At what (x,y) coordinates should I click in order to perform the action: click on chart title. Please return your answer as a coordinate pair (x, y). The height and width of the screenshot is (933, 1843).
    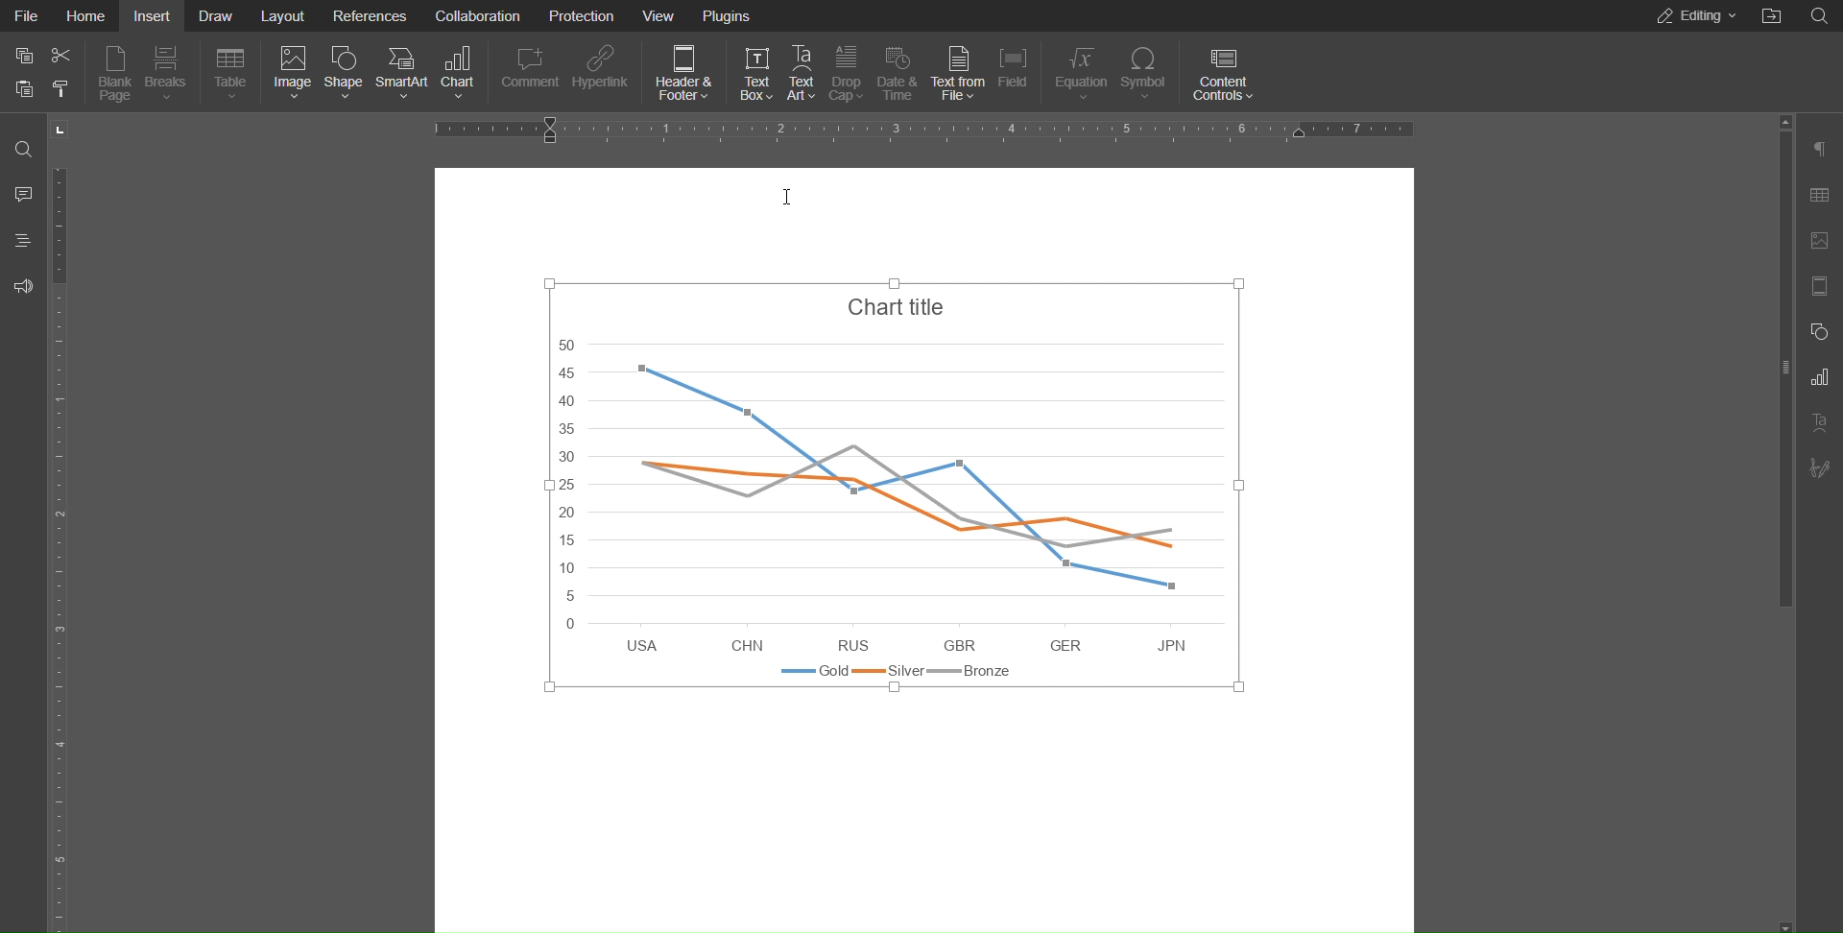
    Looking at the image, I should click on (889, 490).